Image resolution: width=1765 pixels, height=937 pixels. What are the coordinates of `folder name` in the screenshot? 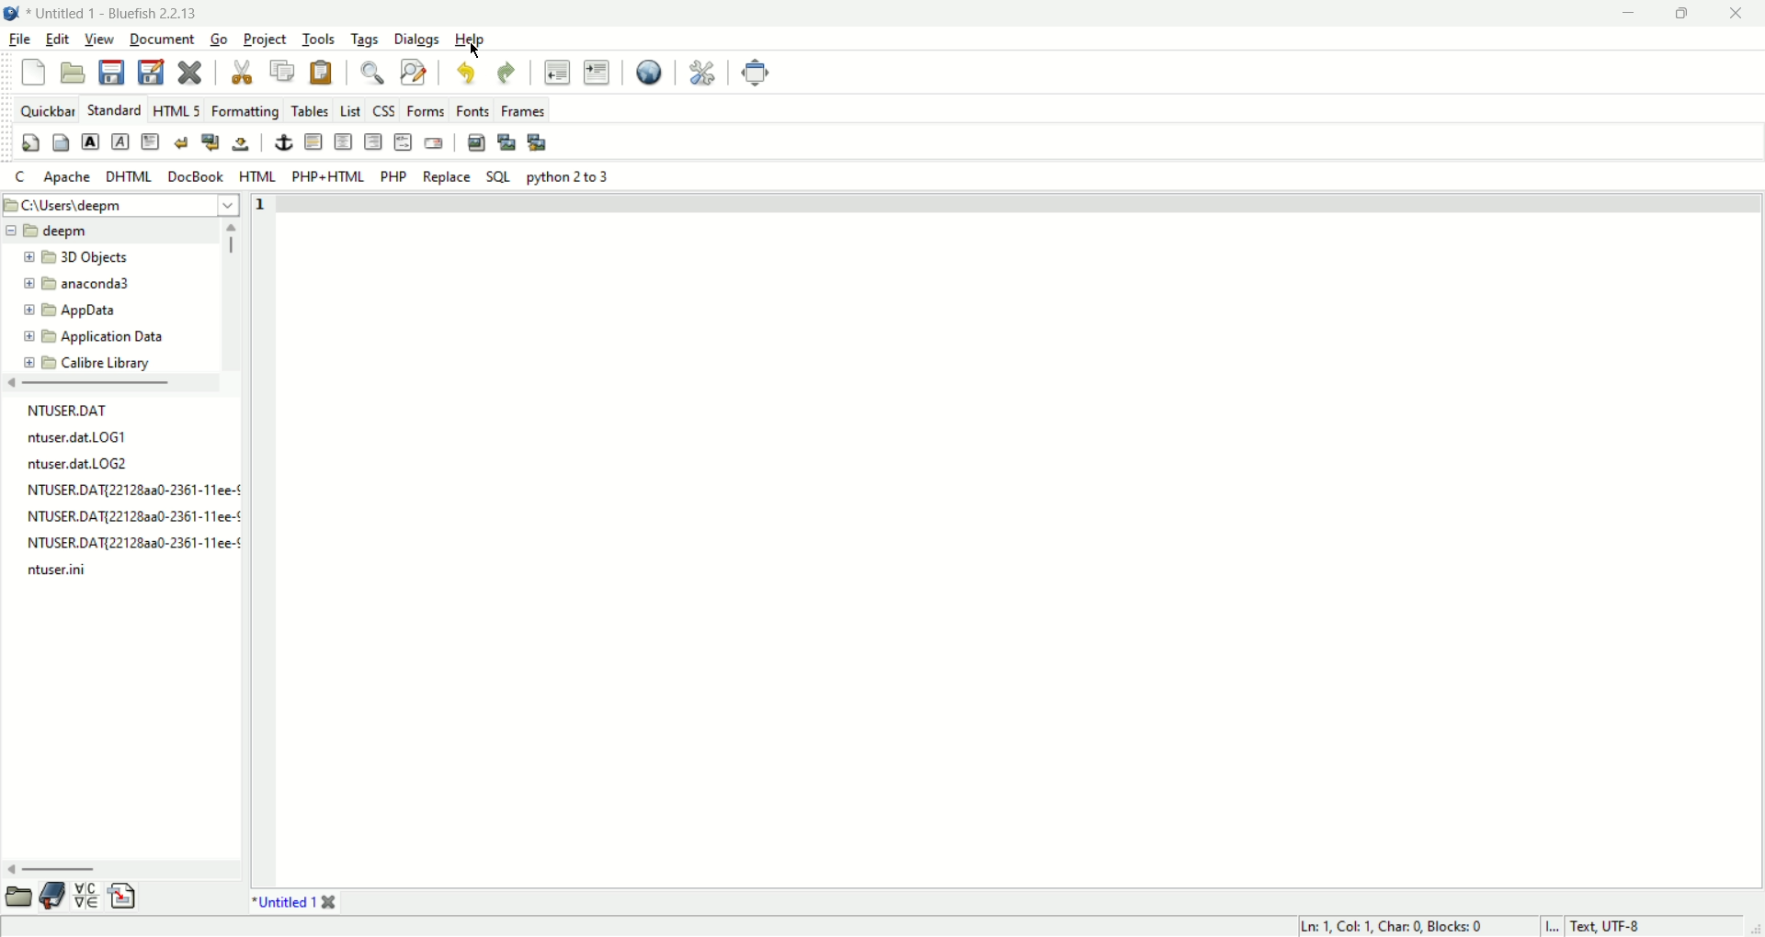 It's located at (84, 257).